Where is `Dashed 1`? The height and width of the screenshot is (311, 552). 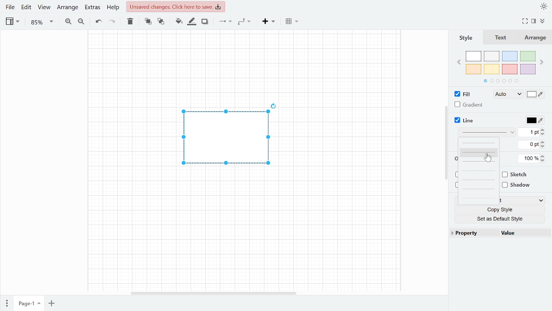 Dashed 1 is located at coordinates (477, 152).